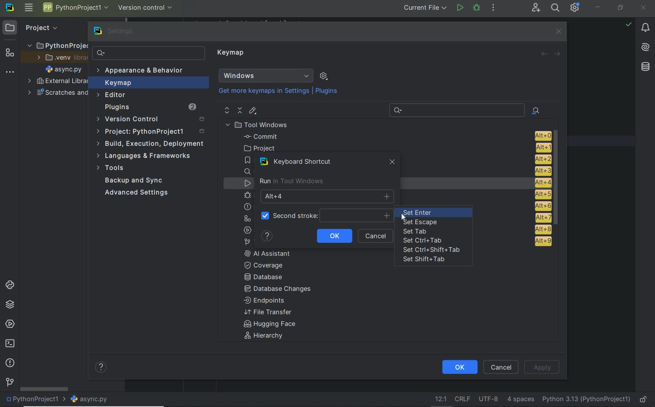  I want to click on Endpoints, so click(265, 301).